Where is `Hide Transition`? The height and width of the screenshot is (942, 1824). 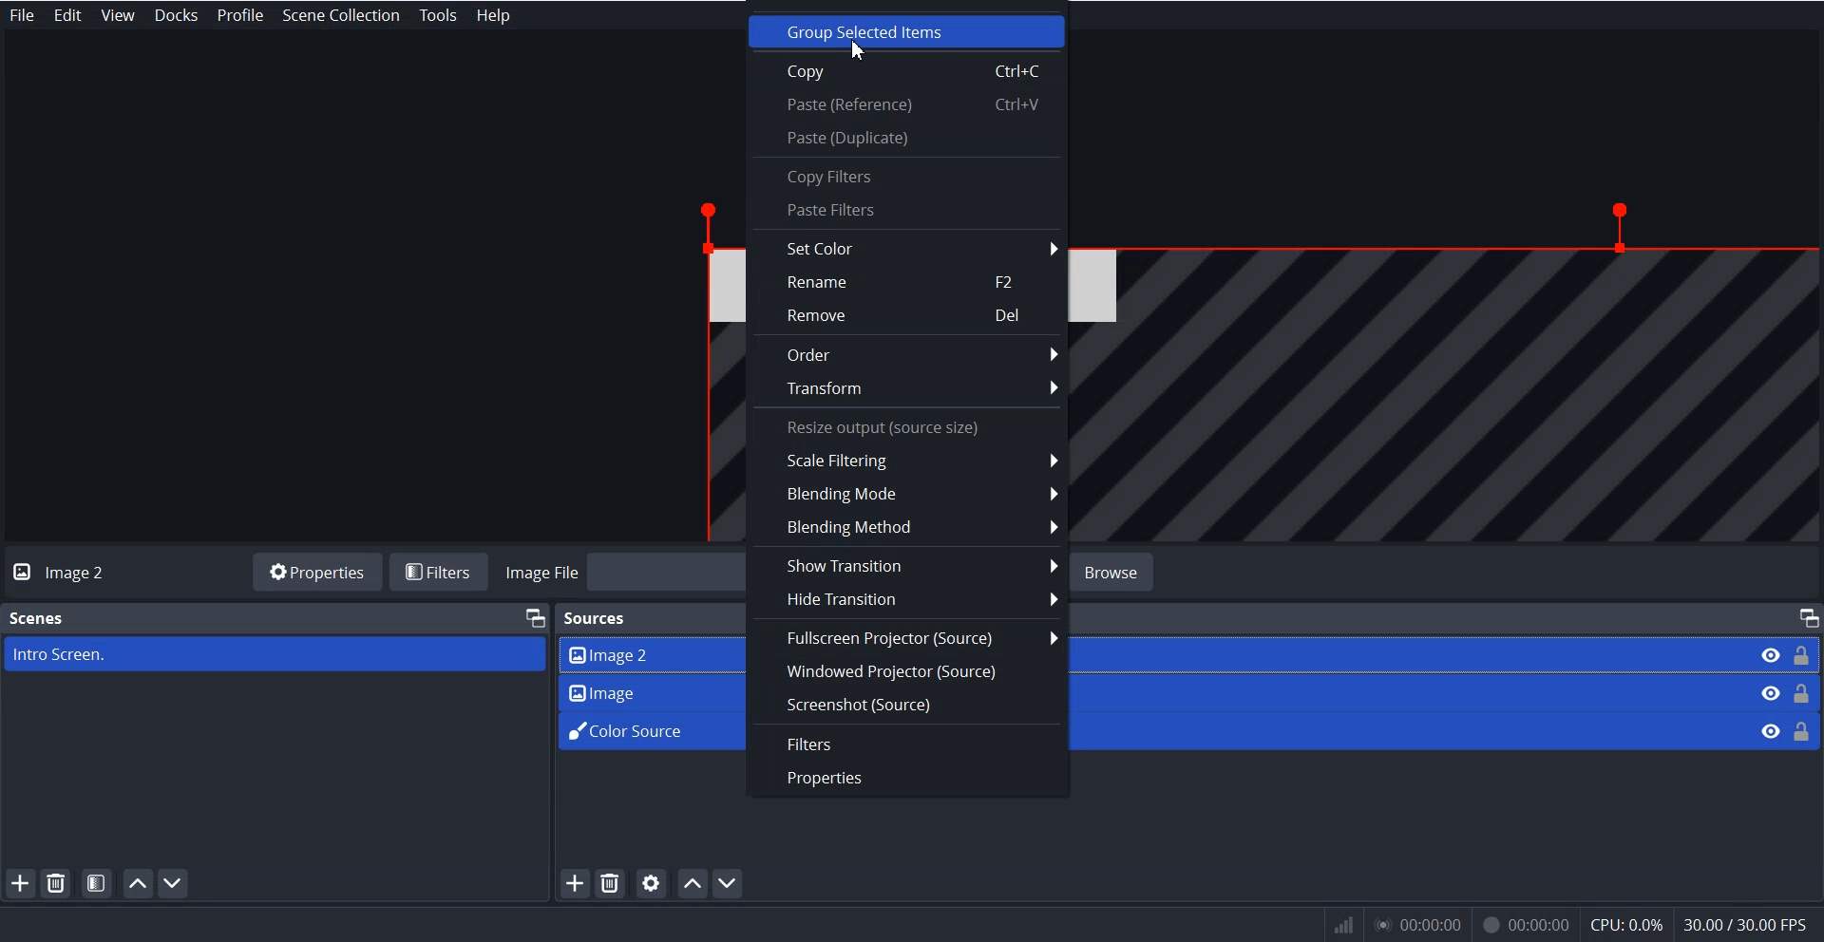 Hide Transition is located at coordinates (909, 600).